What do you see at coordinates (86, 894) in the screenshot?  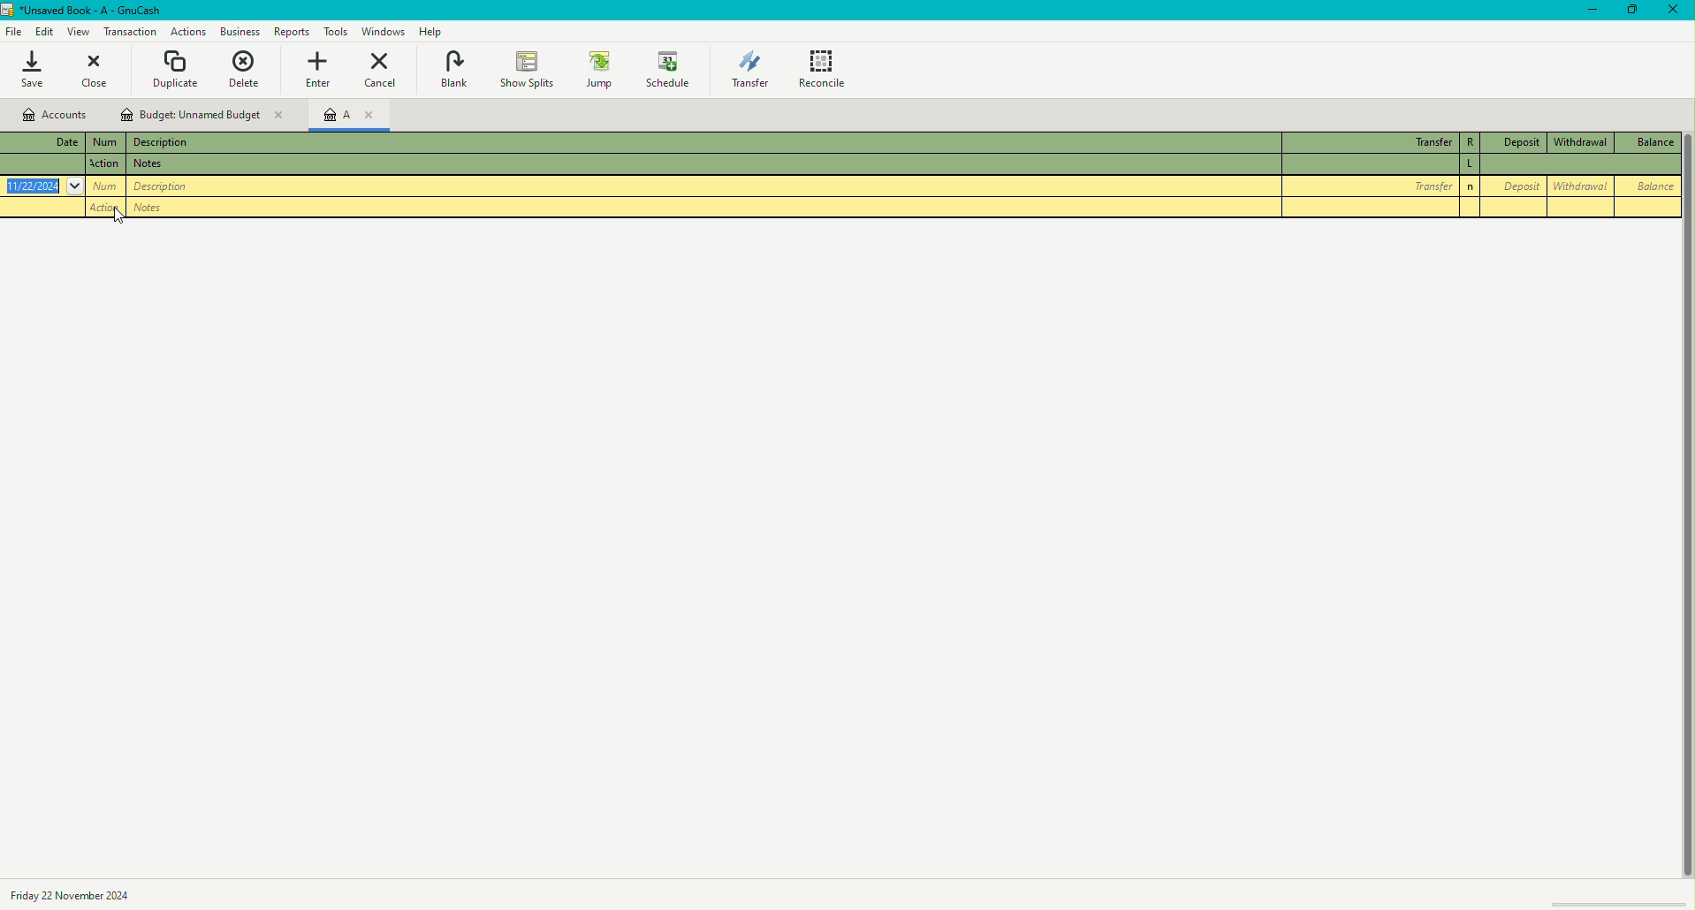 I see `Description` at bounding box center [86, 894].